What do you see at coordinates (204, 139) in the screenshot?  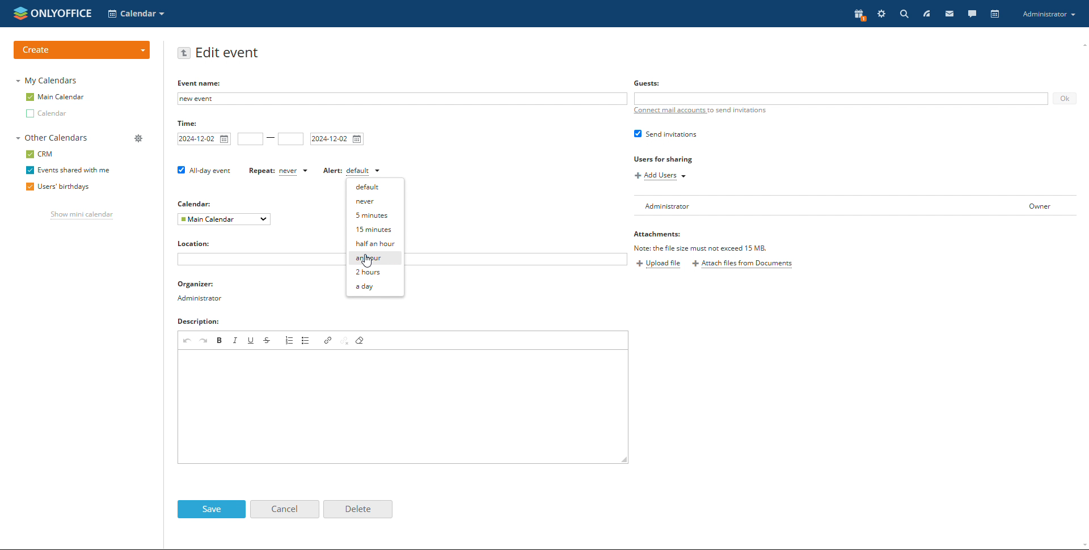 I see `start date` at bounding box center [204, 139].